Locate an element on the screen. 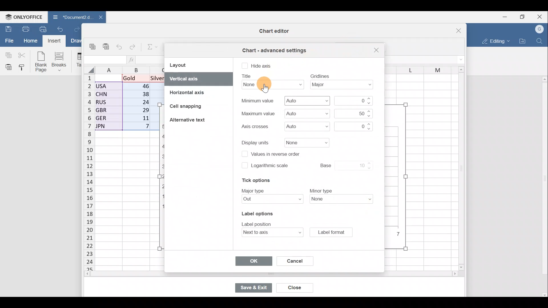 The height and width of the screenshot is (308, 548). Redo is located at coordinates (134, 46).